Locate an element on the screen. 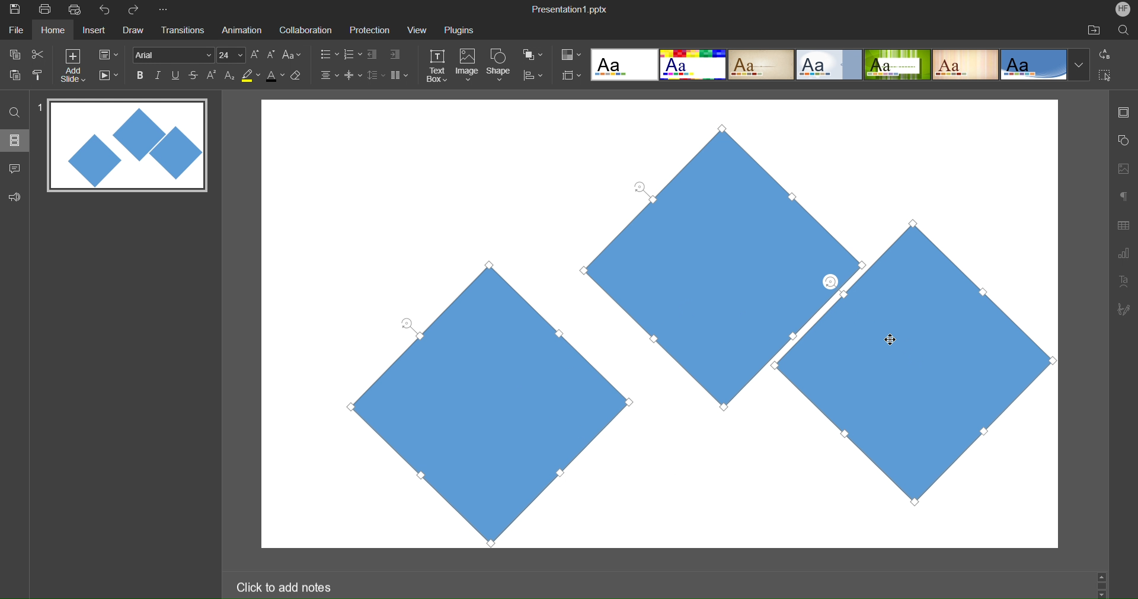 This screenshot has height=599, width=1138. Insert is located at coordinates (92, 31).